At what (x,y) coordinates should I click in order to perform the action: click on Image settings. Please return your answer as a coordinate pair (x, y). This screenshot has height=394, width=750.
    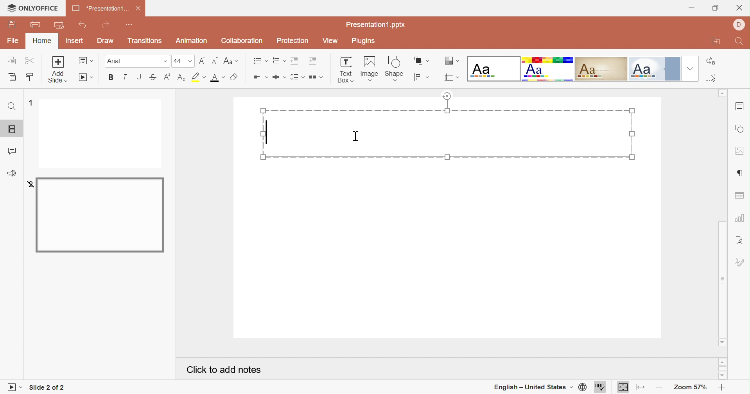
    Looking at the image, I should click on (741, 152).